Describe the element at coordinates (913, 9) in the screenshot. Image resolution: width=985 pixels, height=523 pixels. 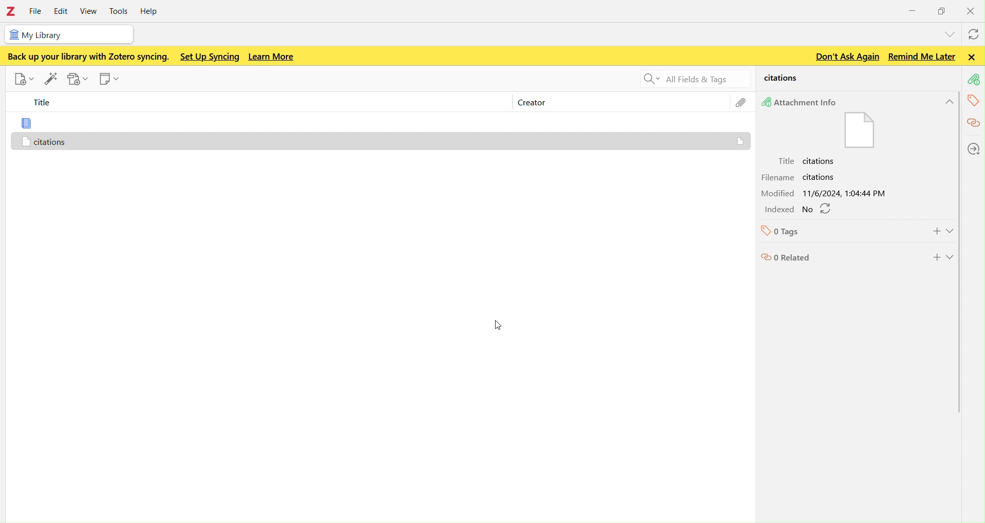
I see `minimize` at that location.